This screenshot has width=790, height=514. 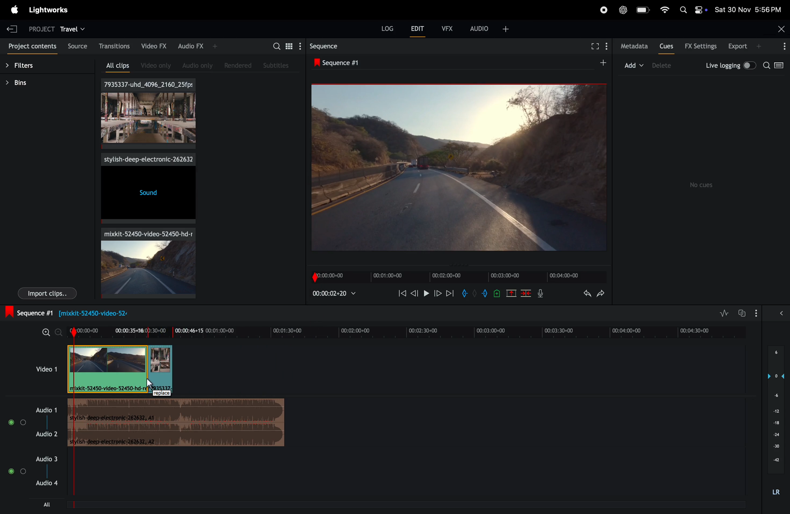 I want to click on bins, so click(x=22, y=83).